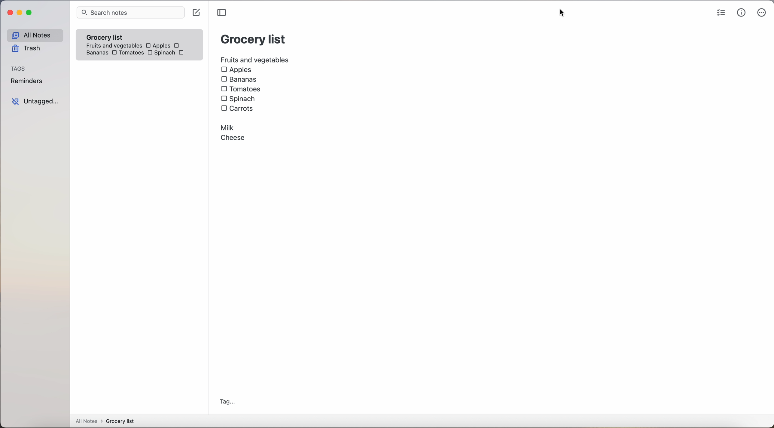  Describe the element at coordinates (34, 35) in the screenshot. I see `all notes` at that location.